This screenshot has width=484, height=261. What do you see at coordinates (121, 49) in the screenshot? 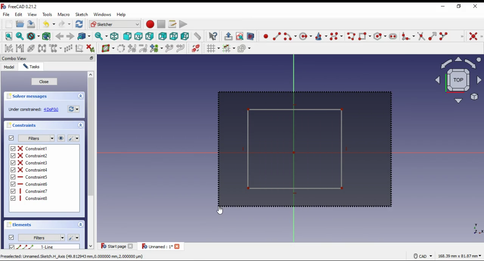
I see `convert geometry to bspline` at bounding box center [121, 49].